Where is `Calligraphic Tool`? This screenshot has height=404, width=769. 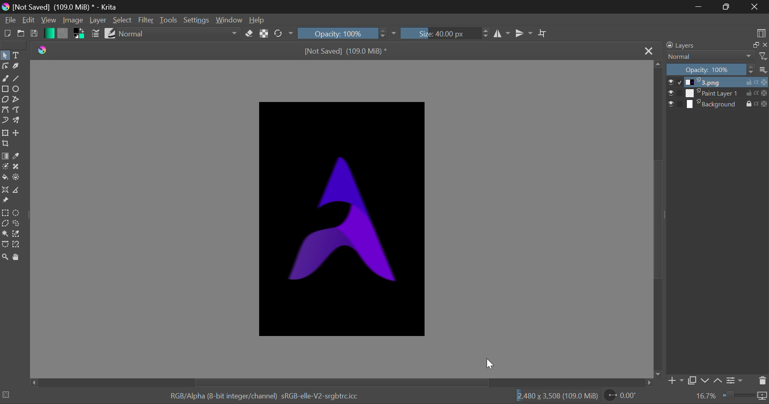
Calligraphic Tool is located at coordinates (16, 67).